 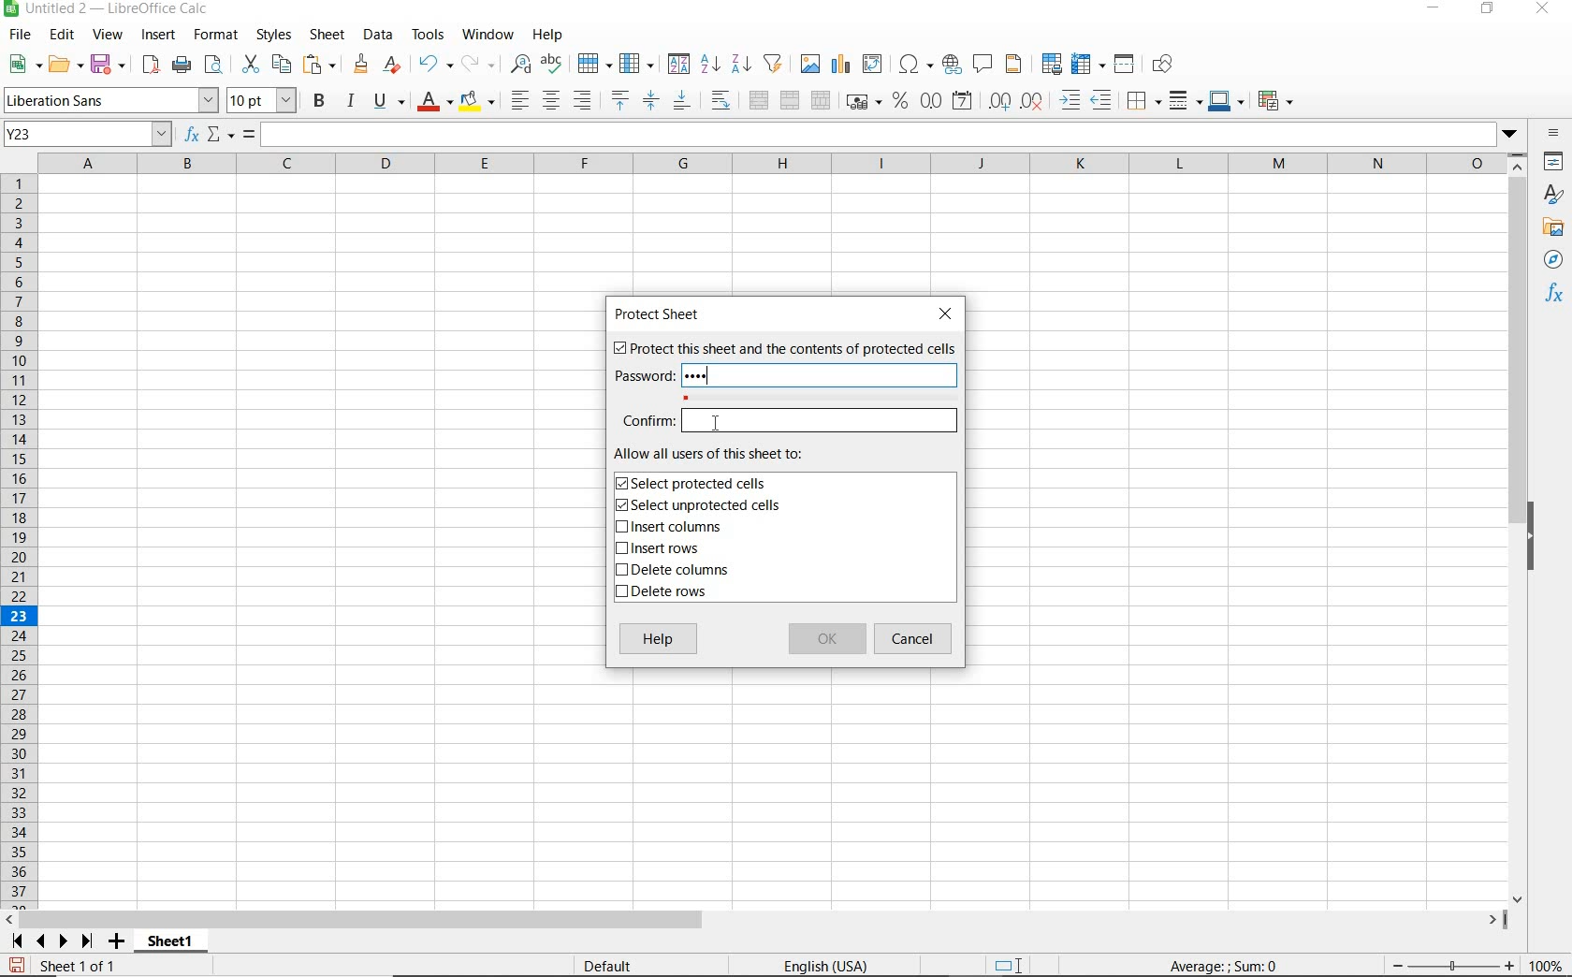 I want to click on Default, so click(x=619, y=962).